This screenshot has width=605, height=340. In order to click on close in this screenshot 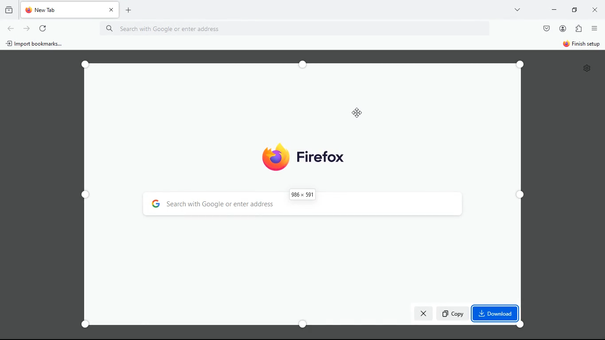, I will do `click(593, 9)`.